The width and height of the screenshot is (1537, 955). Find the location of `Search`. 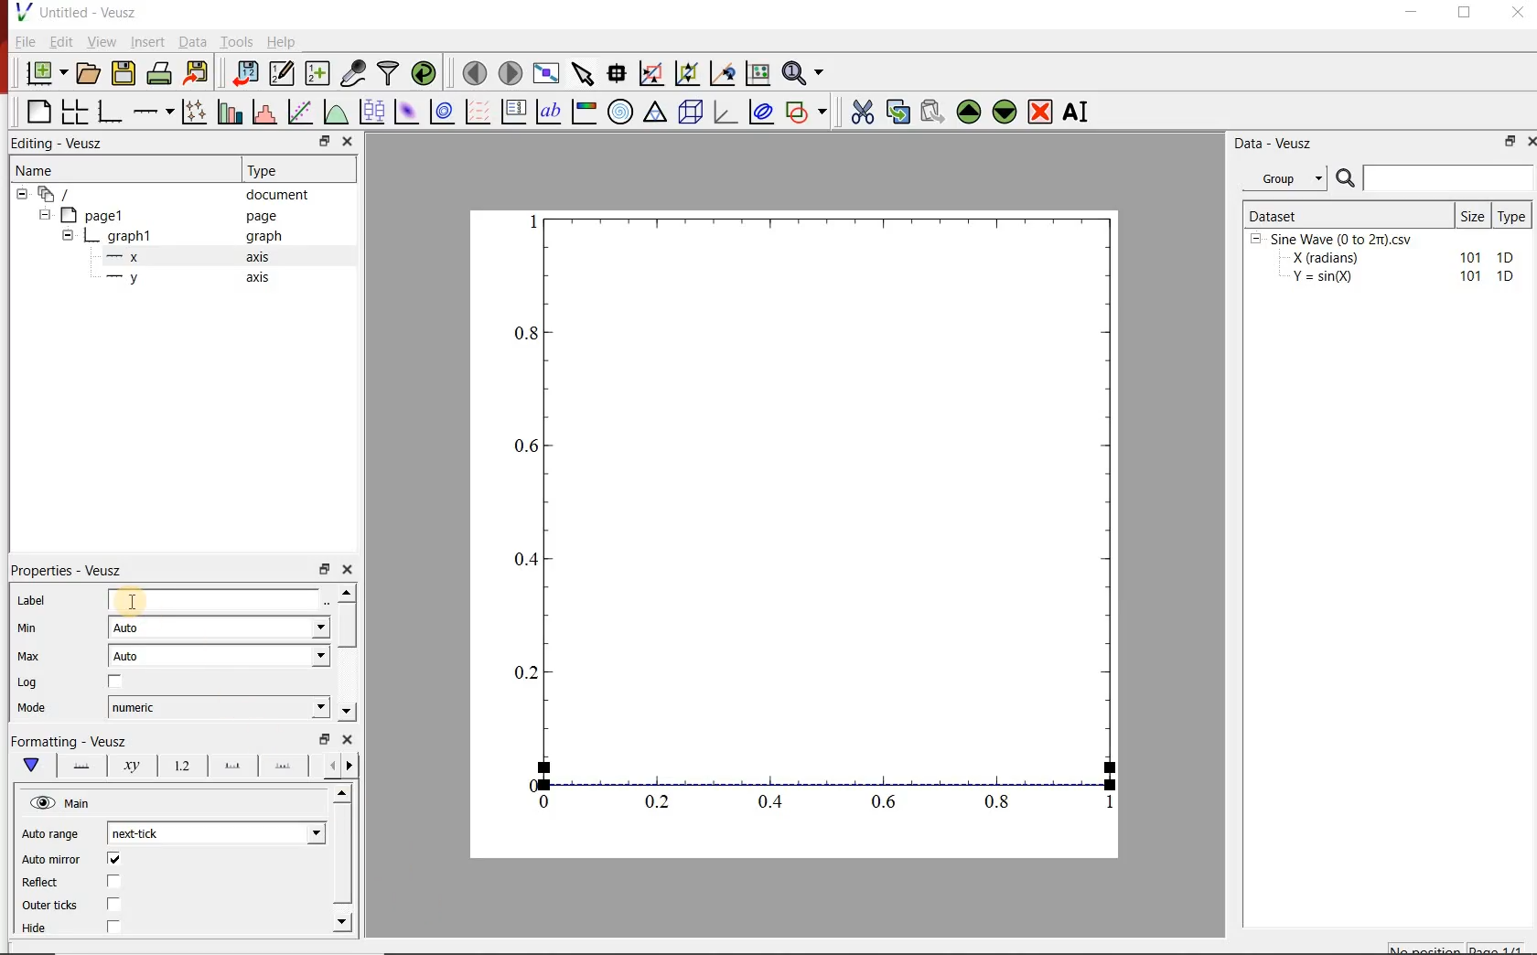

Search is located at coordinates (1435, 178).